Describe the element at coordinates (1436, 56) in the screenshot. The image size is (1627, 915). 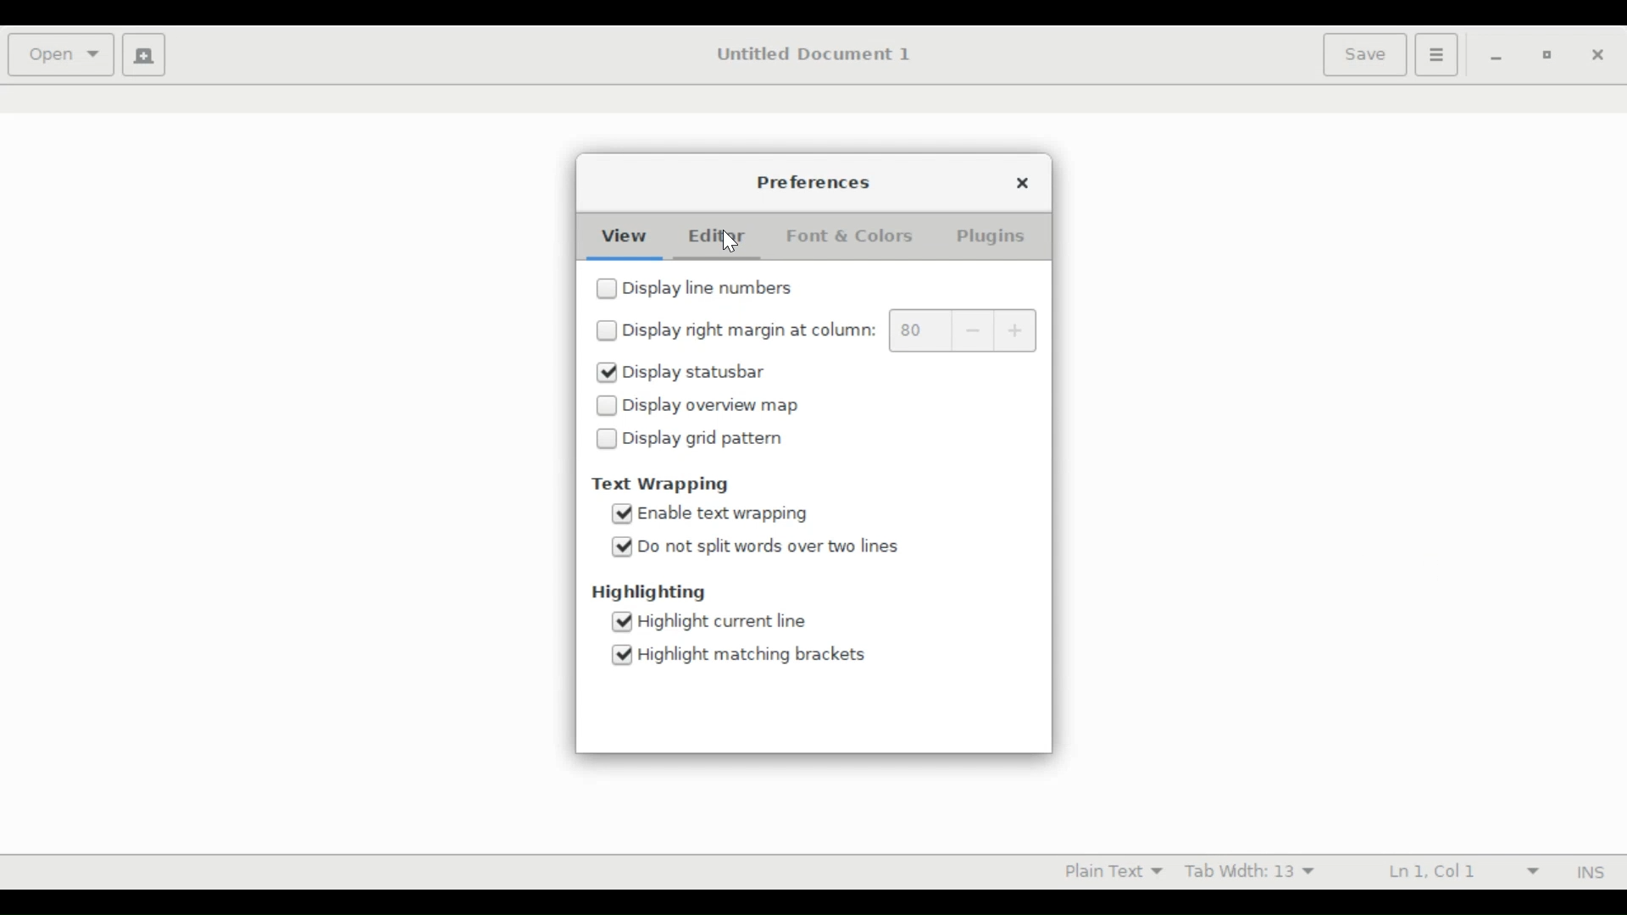
I see `Application menu` at that location.